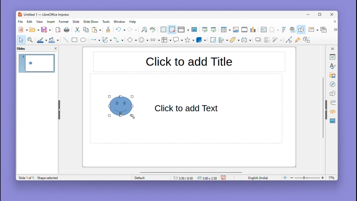 The width and height of the screenshot is (357, 201). What do you see at coordinates (321, 15) in the screenshot?
I see `Maximize` at bounding box center [321, 15].